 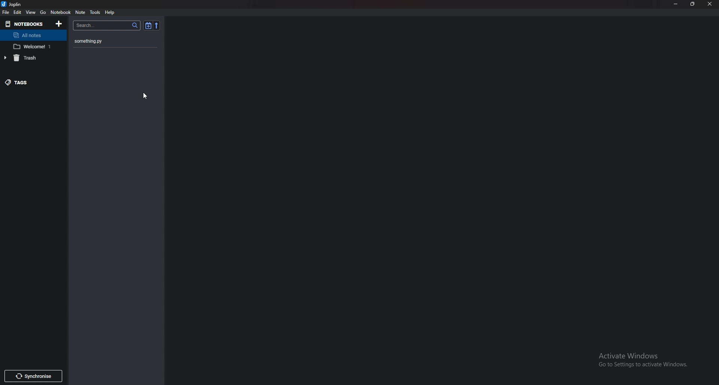 What do you see at coordinates (30, 58) in the screenshot?
I see `trash` at bounding box center [30, 58].